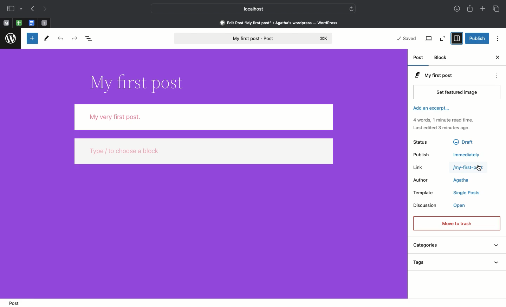 The width and height of the screenshot is (506, 307). Describe the element at coordinates (477, 38) in the screenshot. I see `Publish` at that location.